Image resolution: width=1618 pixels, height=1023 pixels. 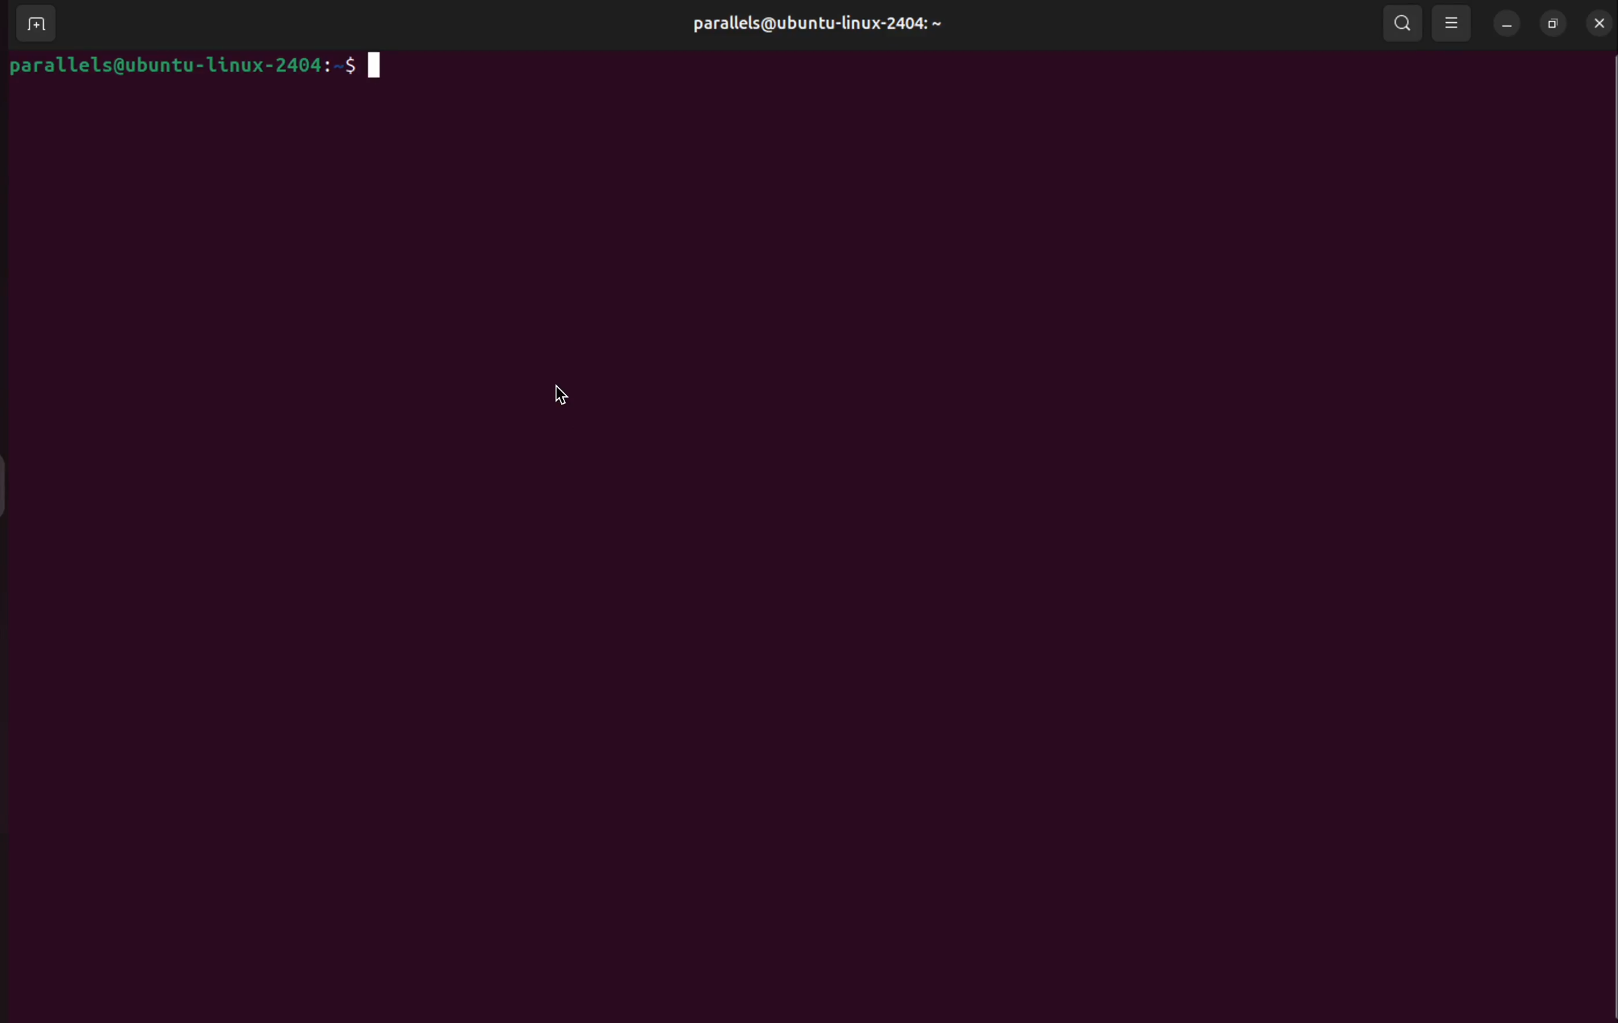 What do you see at coordinates (828, 29) in the screenshot?
I see `parallels@ubuntu-linux-2404: ~` at bounding box center [828, 29].